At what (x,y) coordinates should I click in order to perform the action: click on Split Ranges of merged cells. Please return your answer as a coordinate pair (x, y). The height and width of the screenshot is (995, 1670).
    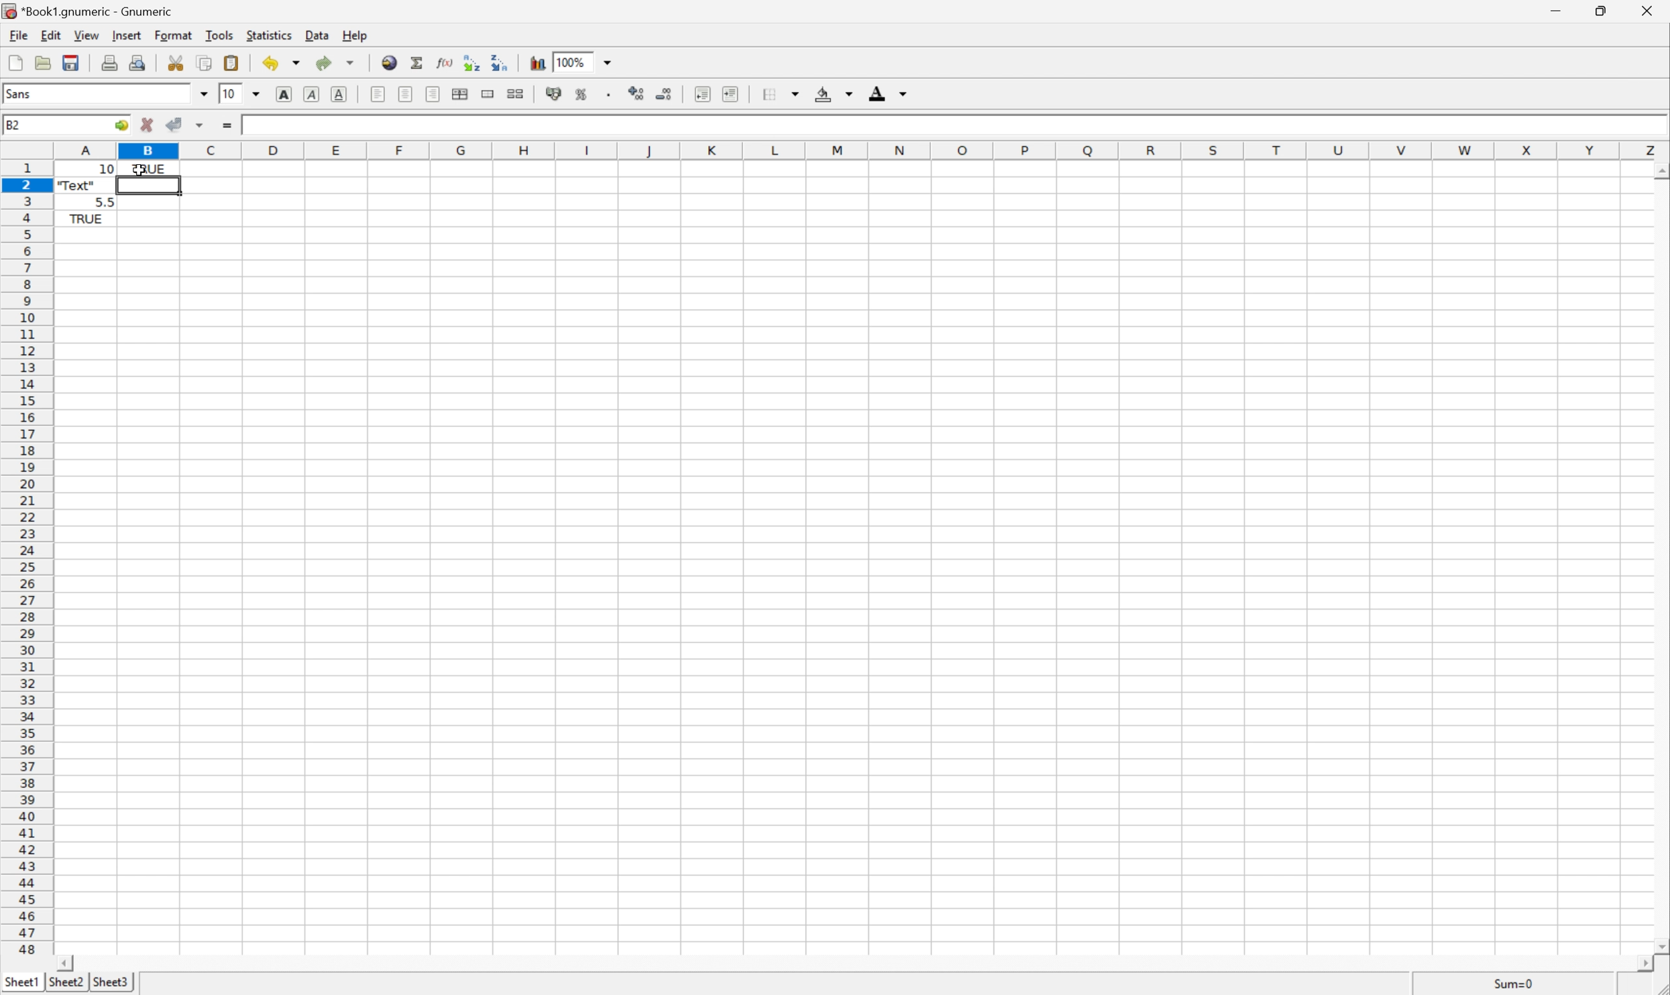
    Looking at the image, I should click on (514, 93).